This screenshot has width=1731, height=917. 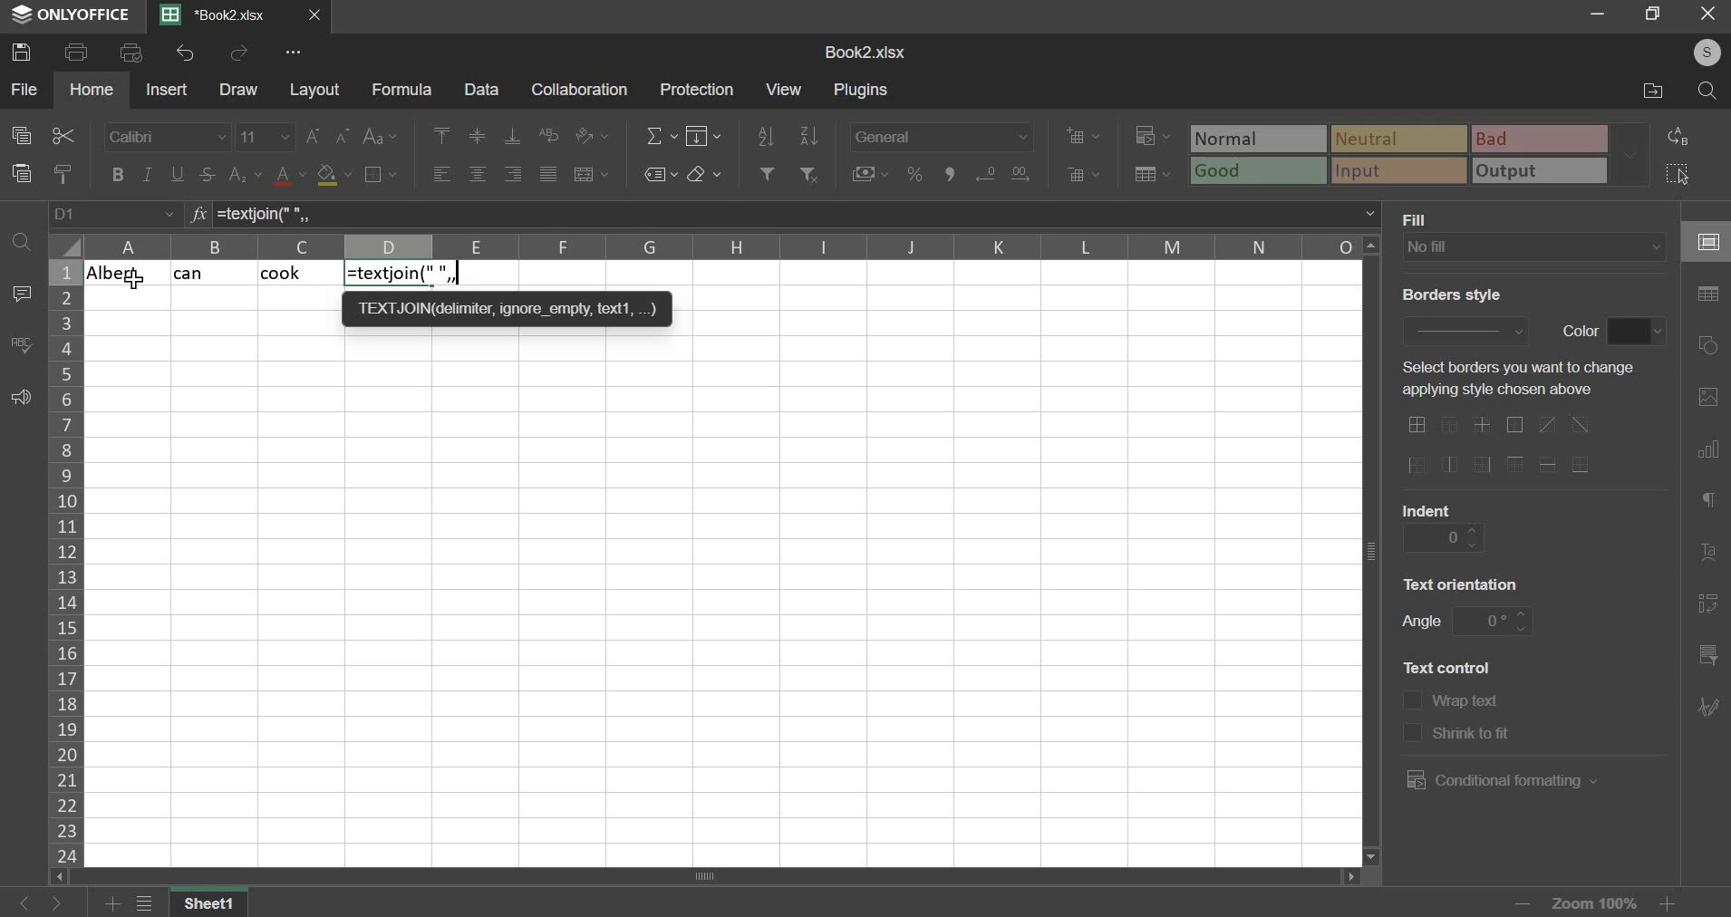 What do you see at coordinates (1154, 175) in the screenshot?
I see `save as table` at bounding box center [1154, 175].